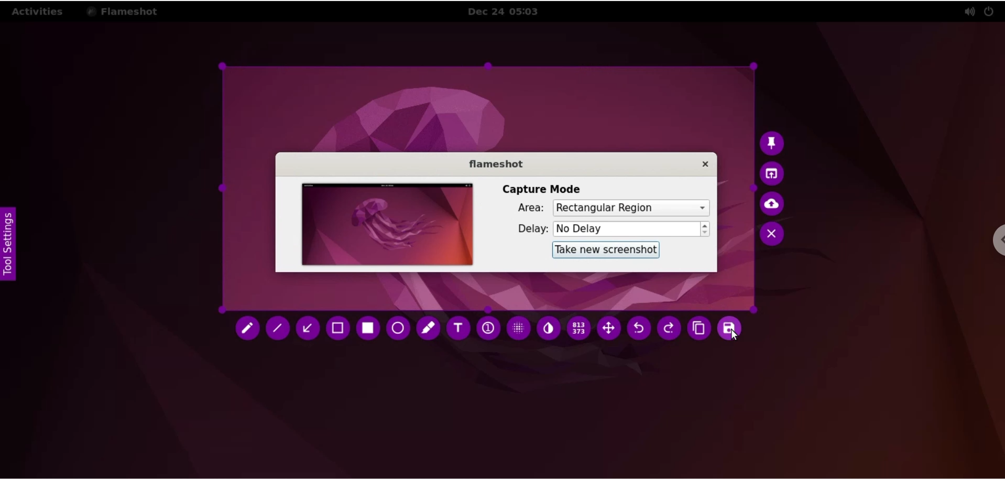 This screenshot has height=479, width=1005. What do you see at coordinates (247, 328) in the screenshot?
I see `pencil` at bounding box center [247, 328].